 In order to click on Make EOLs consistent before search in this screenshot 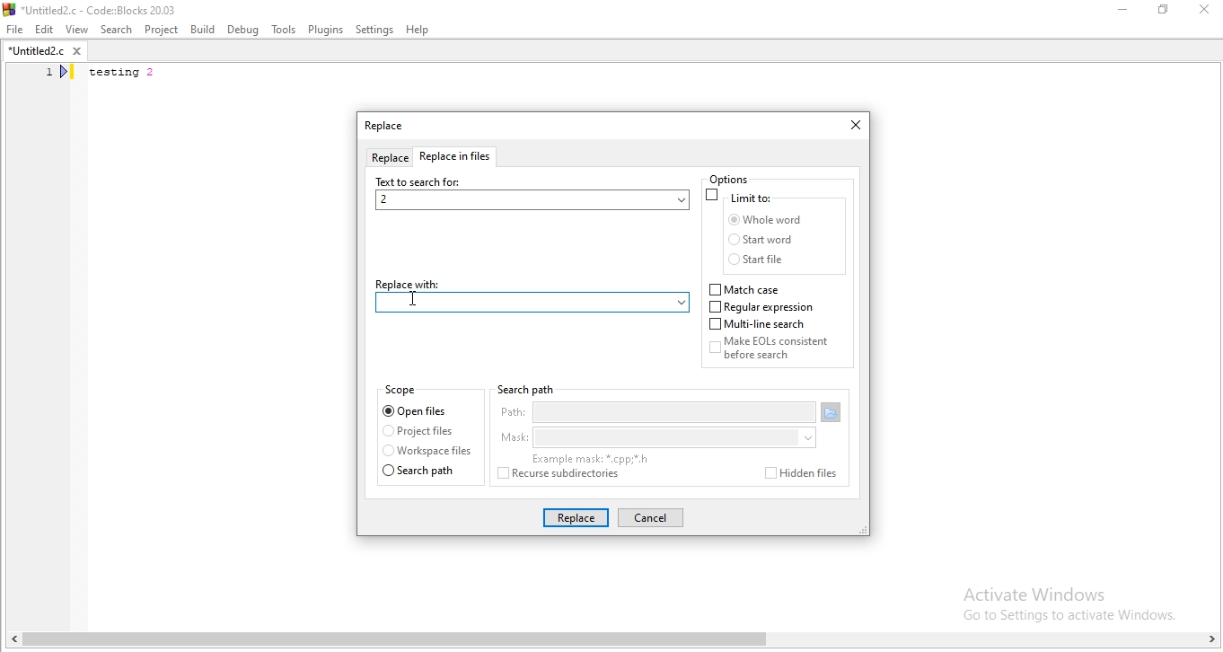, I will do `click(781, 352)`.